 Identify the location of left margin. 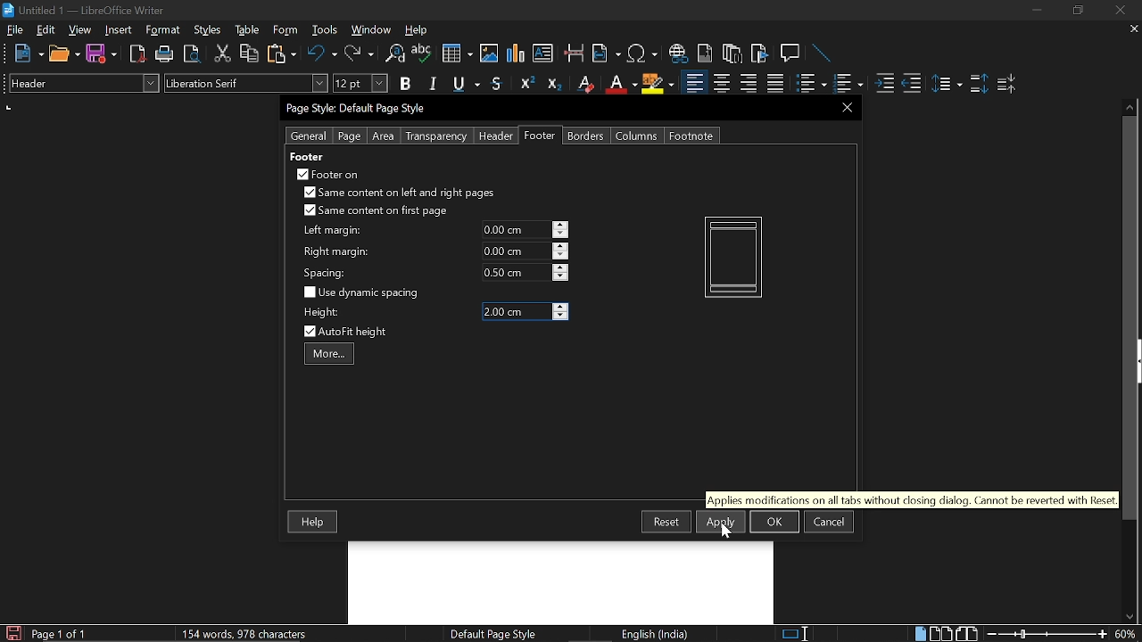
(330, 231).